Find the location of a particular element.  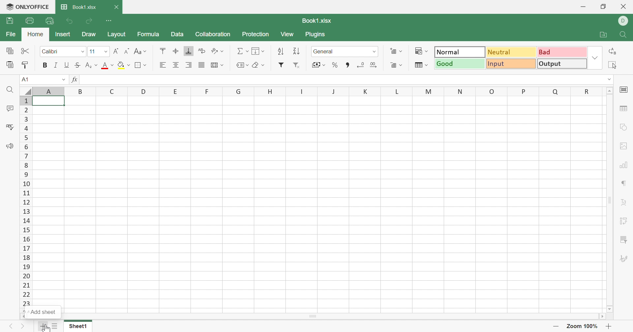

3 is located at coordinates (26, 119).